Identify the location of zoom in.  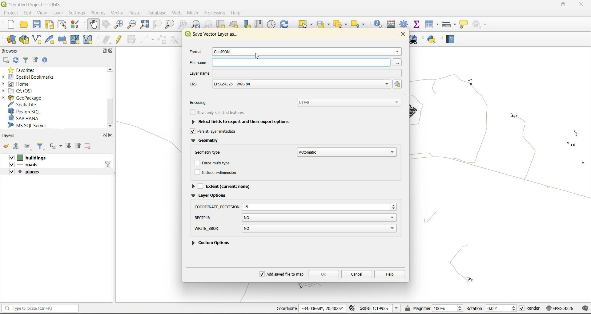
(120, 25).